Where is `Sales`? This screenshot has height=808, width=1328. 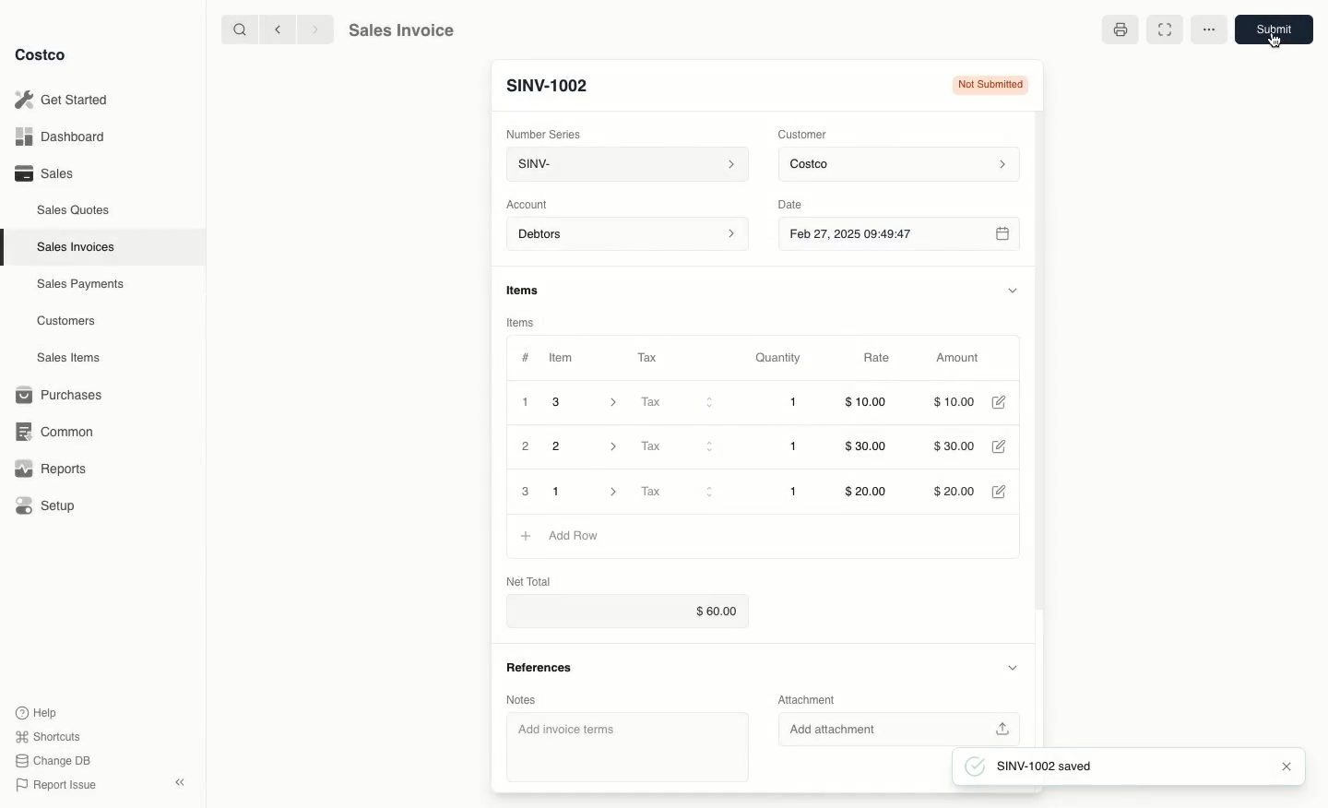
Sales is located at coordinates (42, 172).